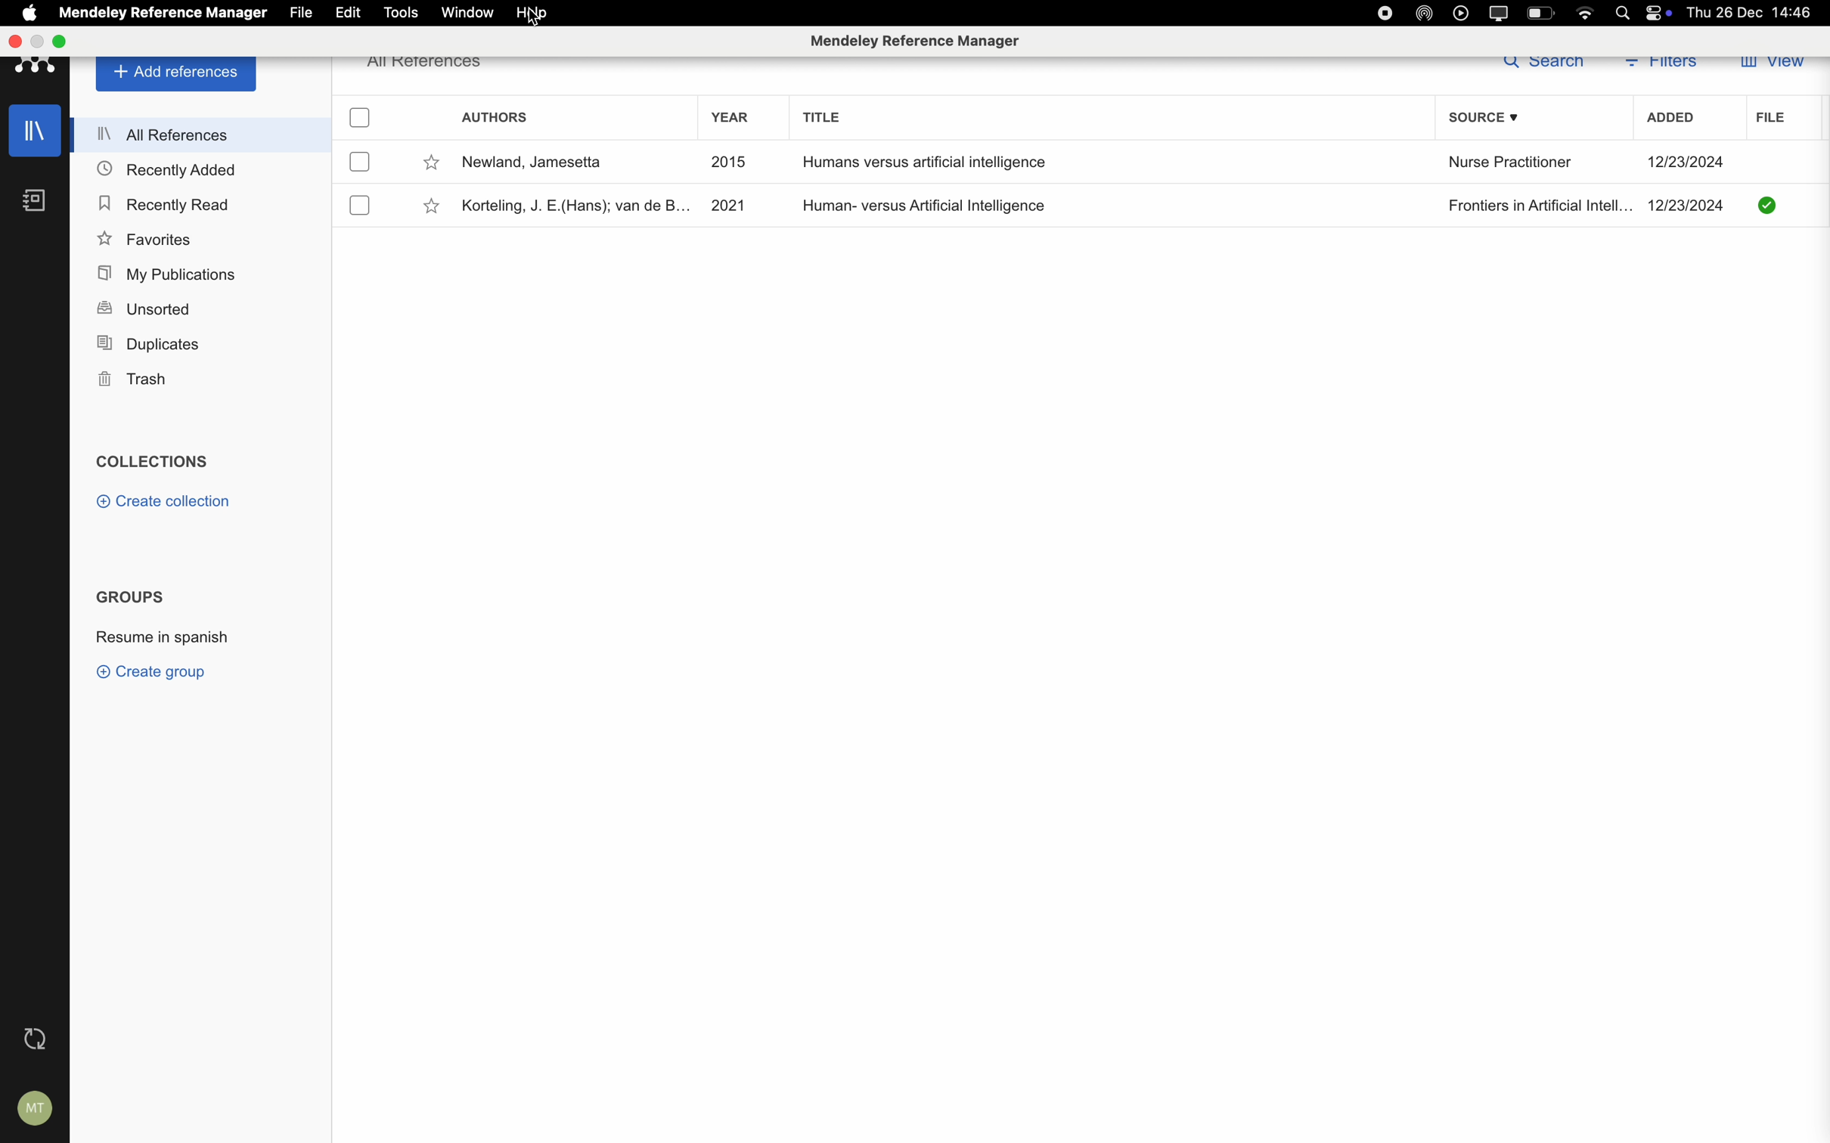  I want to click on create group, so click(152, 674).